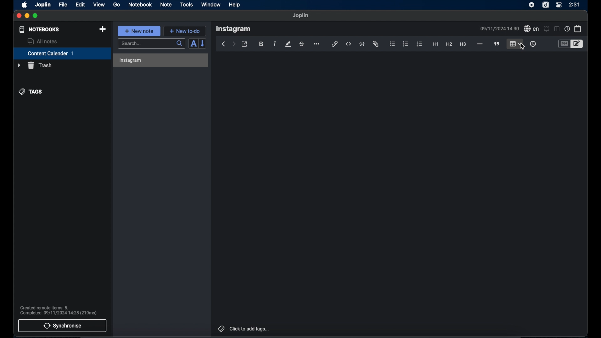 Image resolution: width=601 pixels, height=338 pixels. What do you see at coordinates (59, 310) in the screenshot?
I see `Created remote items: 5.
Completed: 09/11/2024 14:28 (219ms)` at bounding box center [59, 310].